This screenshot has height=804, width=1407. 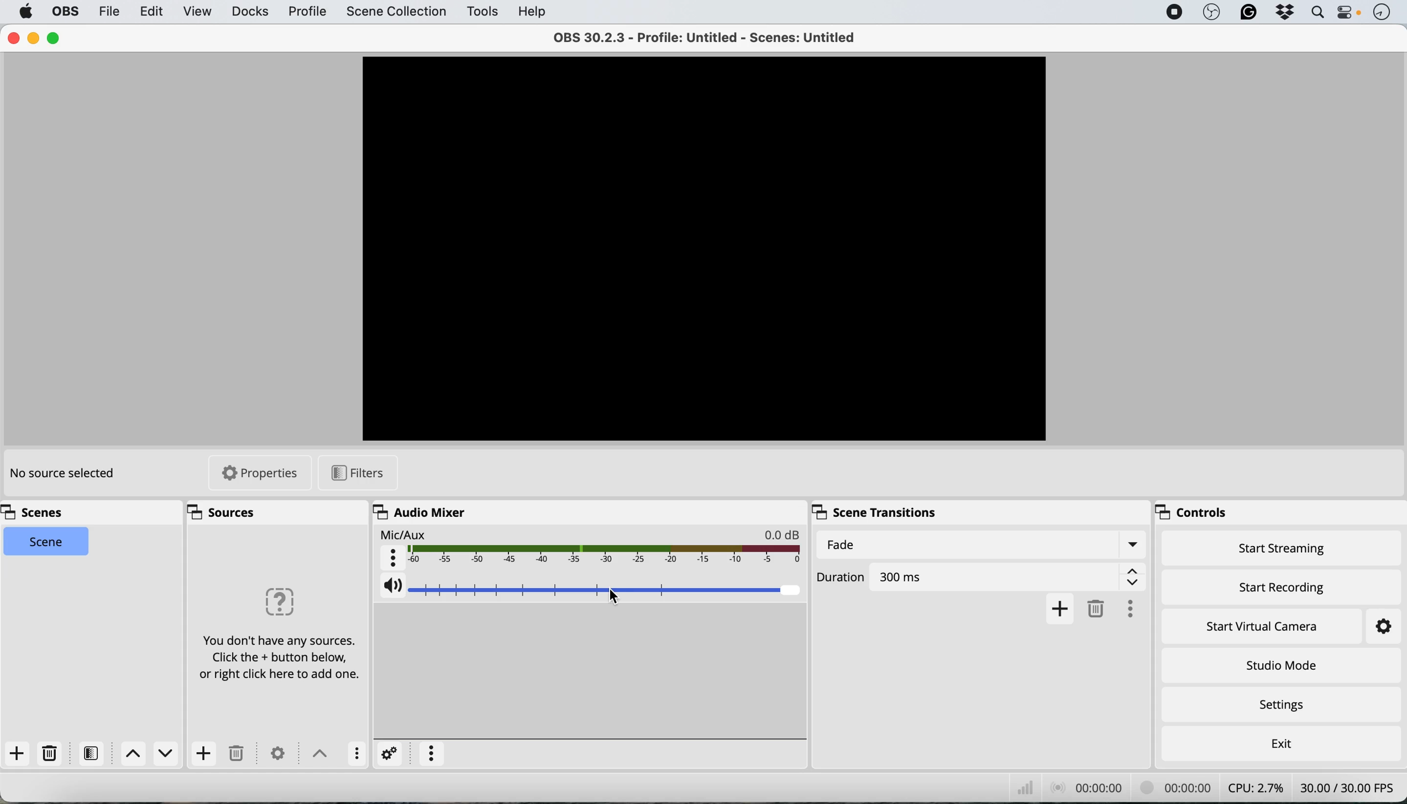 I want to click on Scene/Video Preview, so click(x=705, y=248).